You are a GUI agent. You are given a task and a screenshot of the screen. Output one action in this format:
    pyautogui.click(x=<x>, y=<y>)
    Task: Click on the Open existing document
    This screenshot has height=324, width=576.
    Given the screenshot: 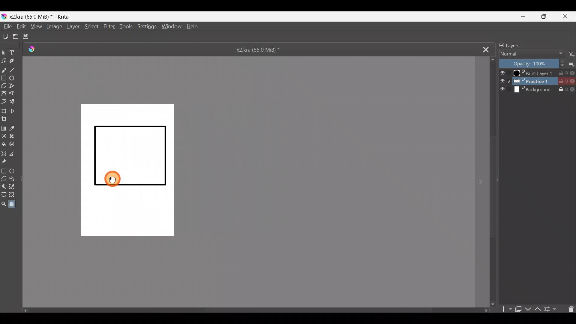 What is the action you would take?
    pyautogui.click(x=16, y=37)
    